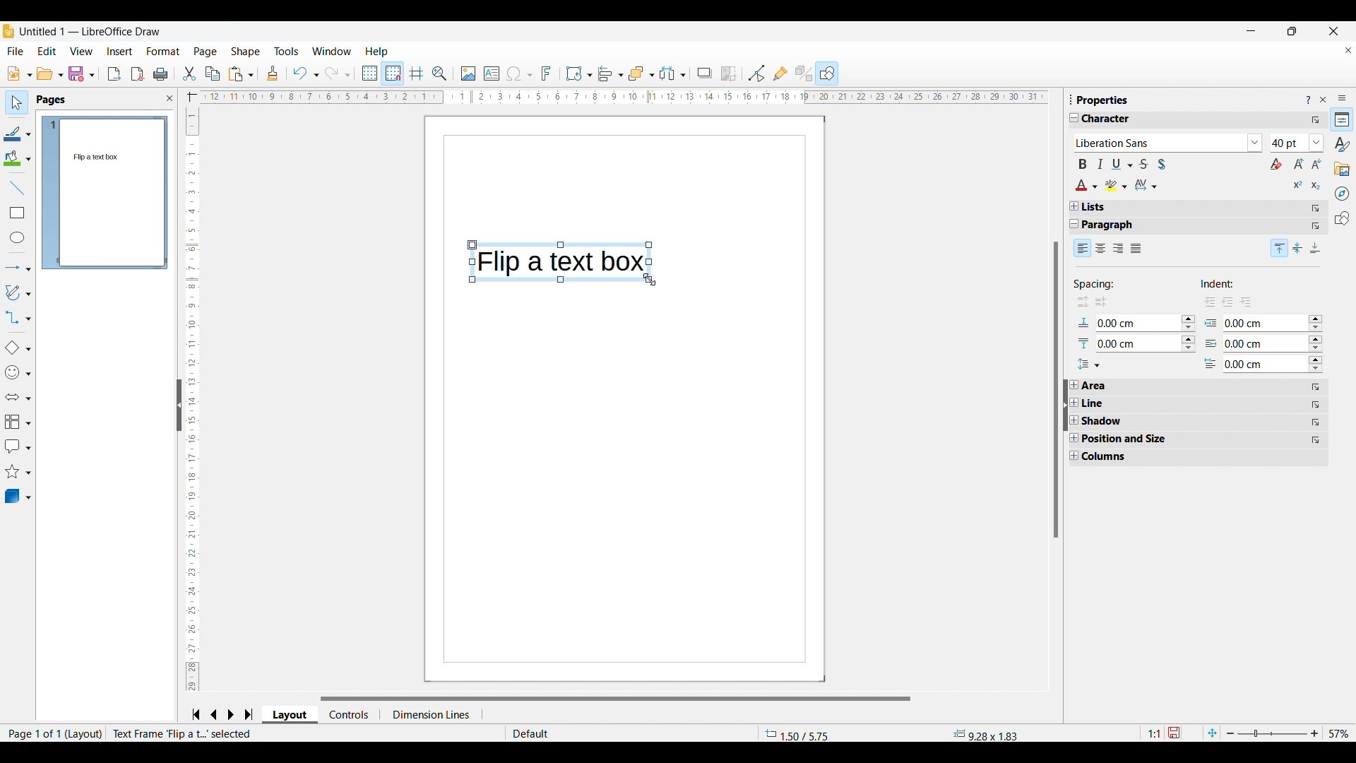  I want to click on Cut, so click(190, 74).